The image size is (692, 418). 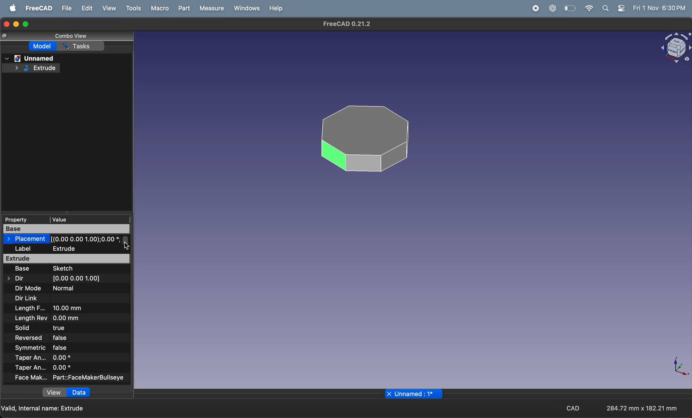 What do you see at coordinates (67, 259) in the screenshot?
I see `extrude` at bounding box center [67, 259].